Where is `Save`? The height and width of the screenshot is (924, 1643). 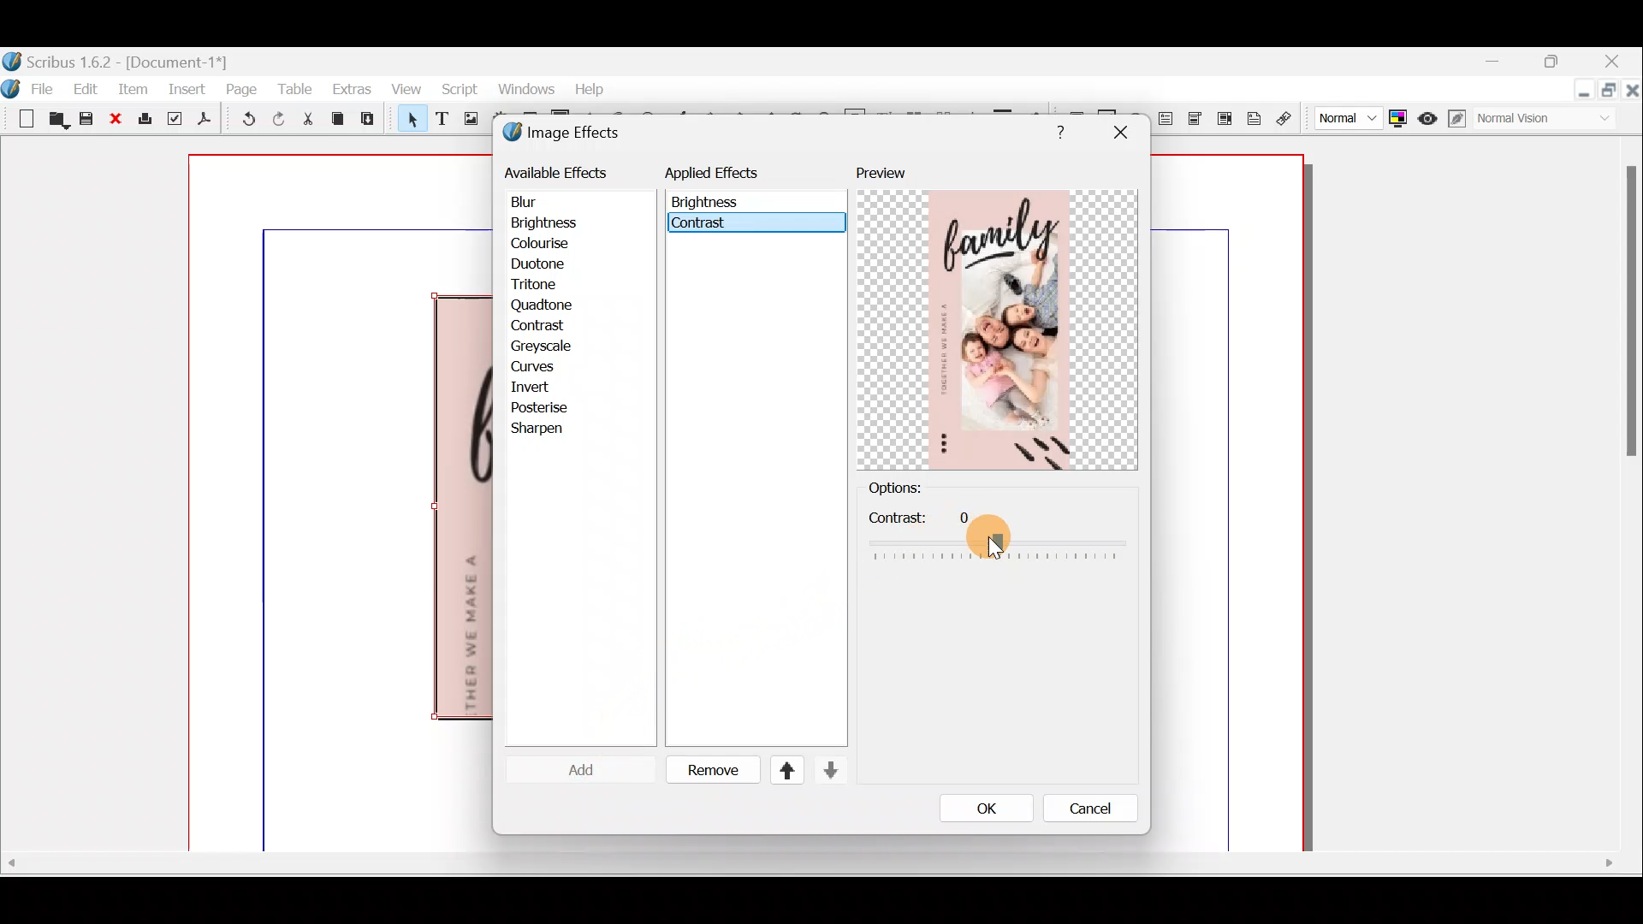 Save is located at coordinates (89, 121).